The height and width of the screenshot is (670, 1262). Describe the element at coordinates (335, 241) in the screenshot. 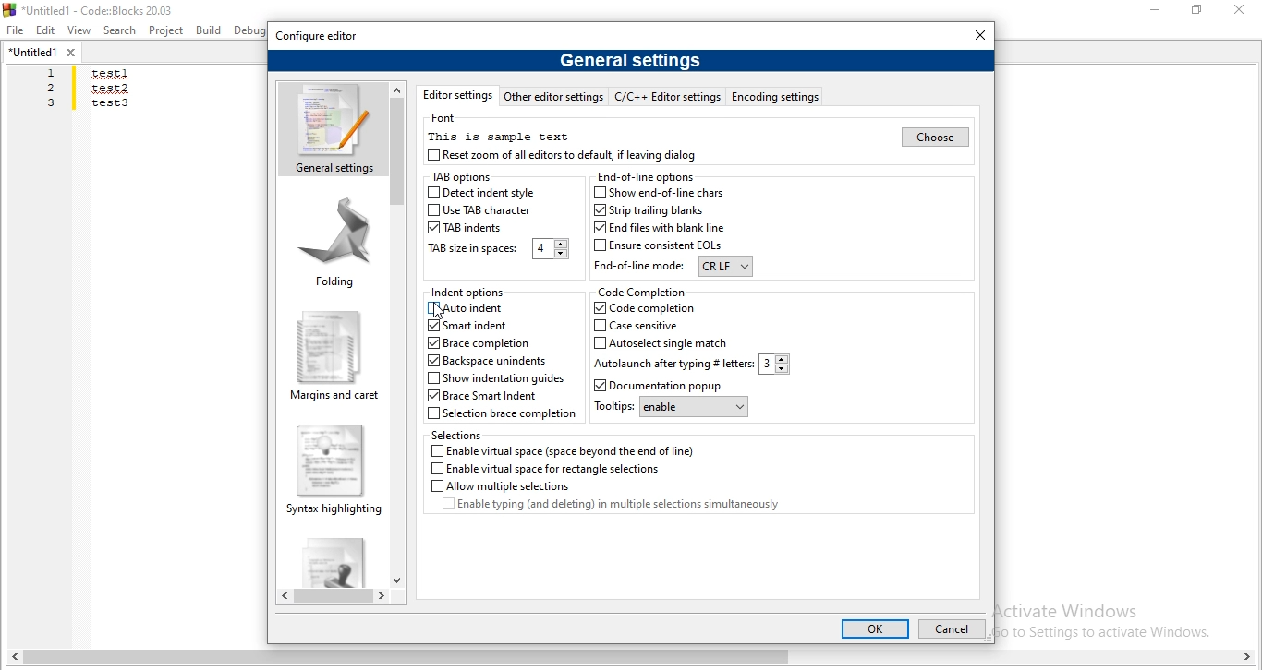

I see `folding ` at that location.